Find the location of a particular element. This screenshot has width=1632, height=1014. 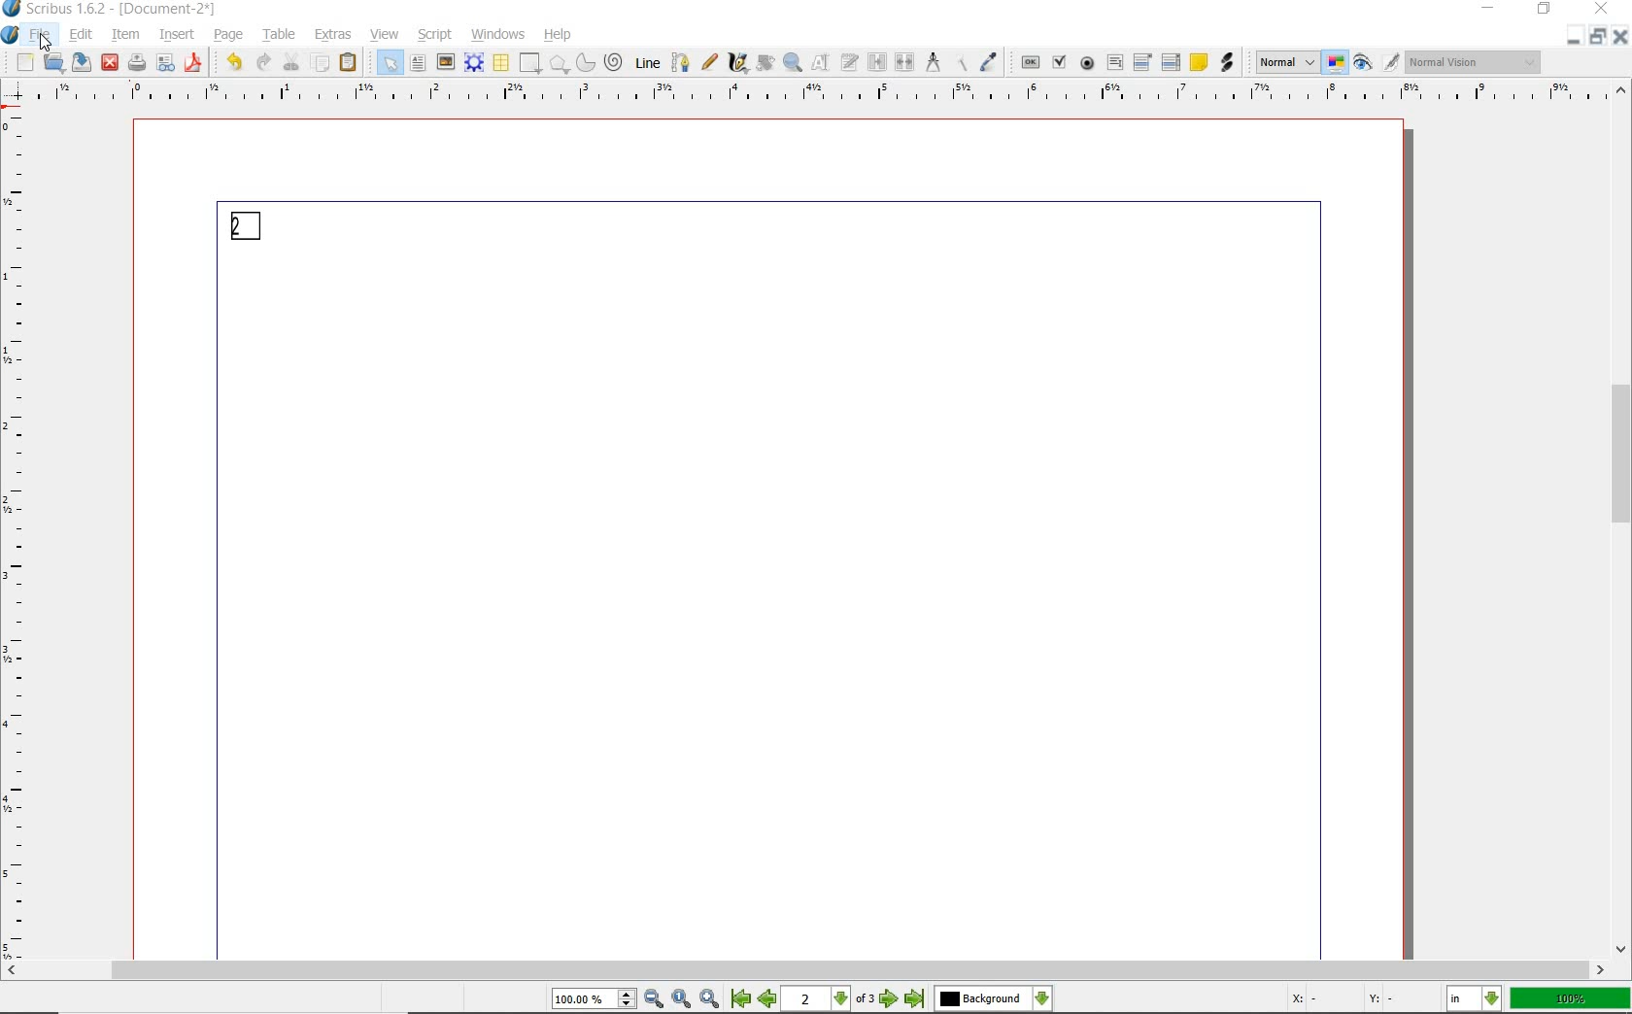

Edit in Preview Mode is located at coordinates (1390, 65).